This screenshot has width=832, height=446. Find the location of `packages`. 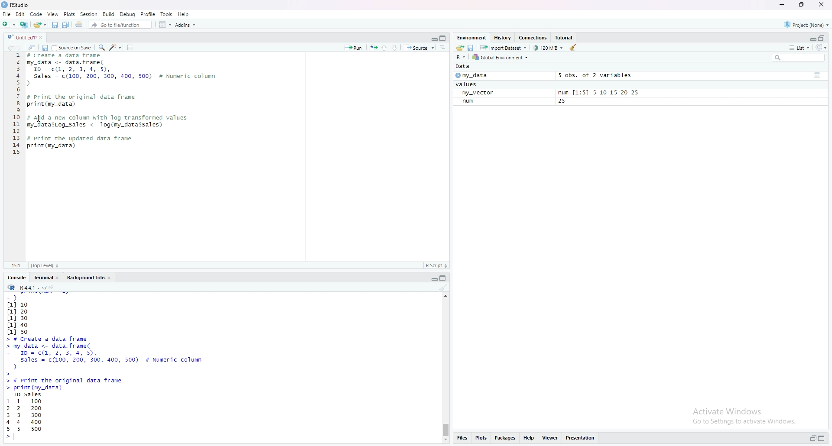

packages is located at coordinates (504, 440).